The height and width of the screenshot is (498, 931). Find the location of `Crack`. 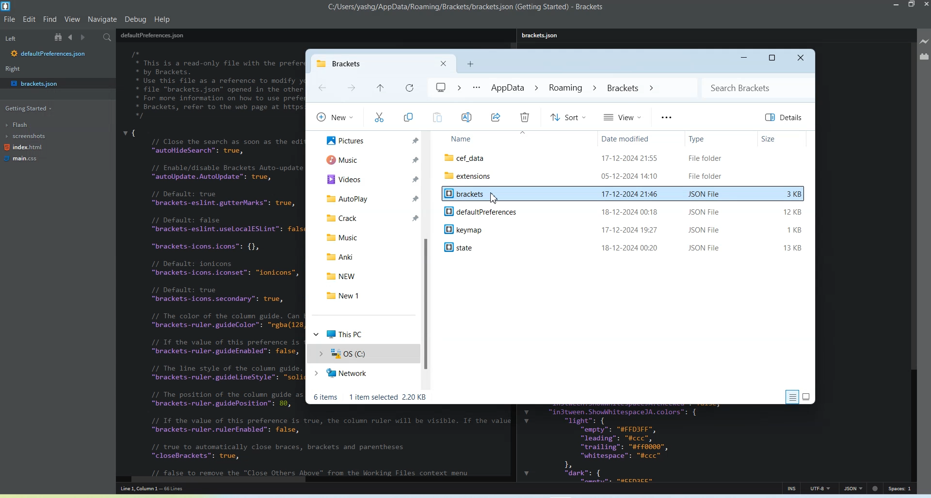

Crack is located at coordinates (367, 217).